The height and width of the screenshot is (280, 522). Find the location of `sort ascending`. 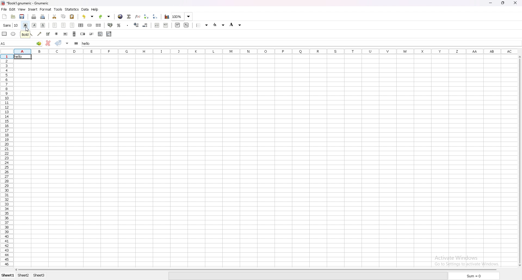

sort ascending is located at coordinates (146, 17).